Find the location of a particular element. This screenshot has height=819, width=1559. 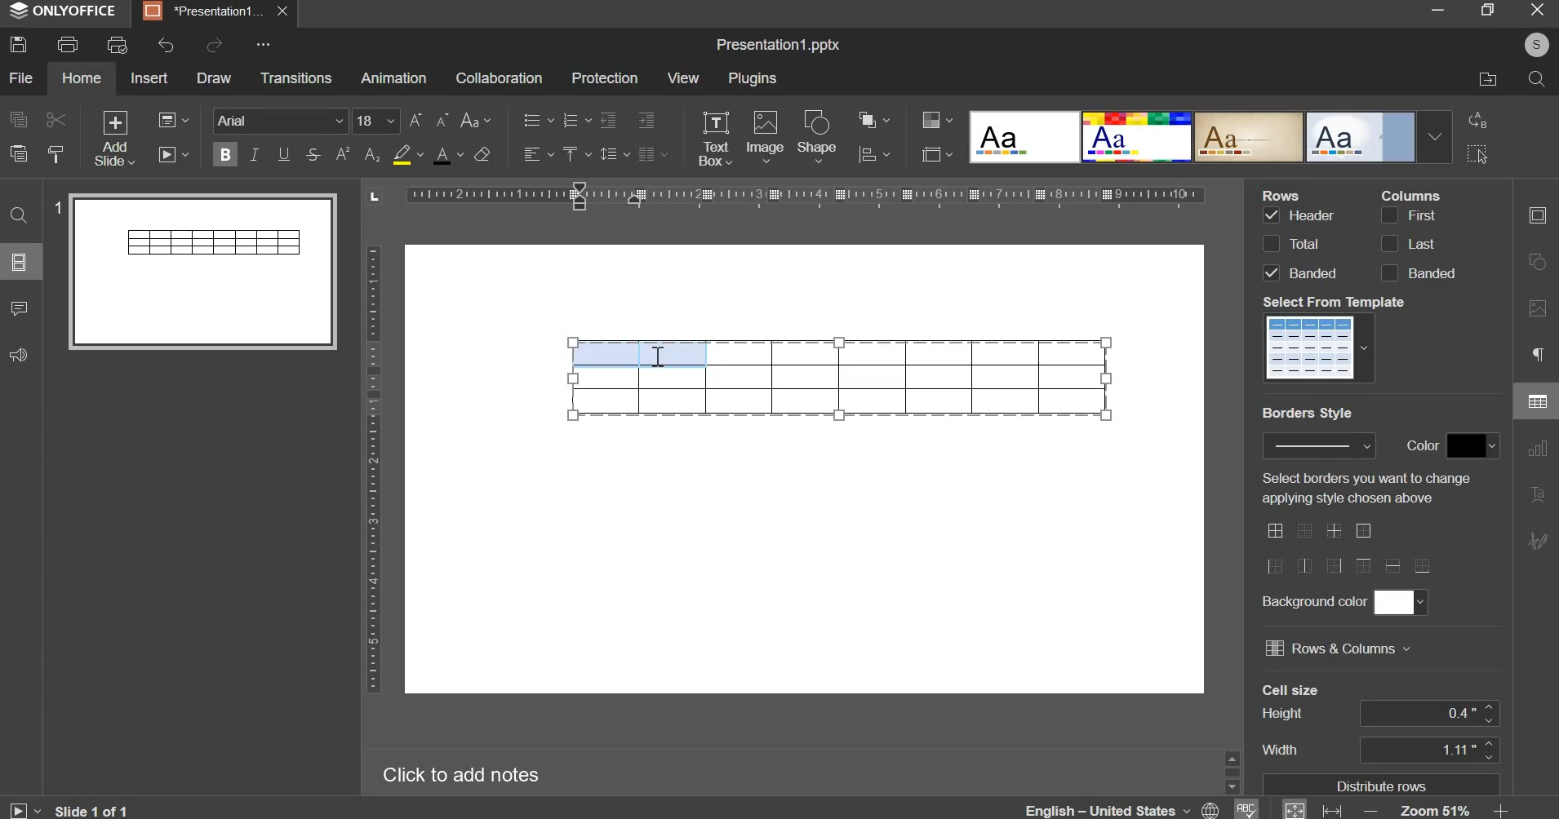

comments is located at coordinates (19, 308).